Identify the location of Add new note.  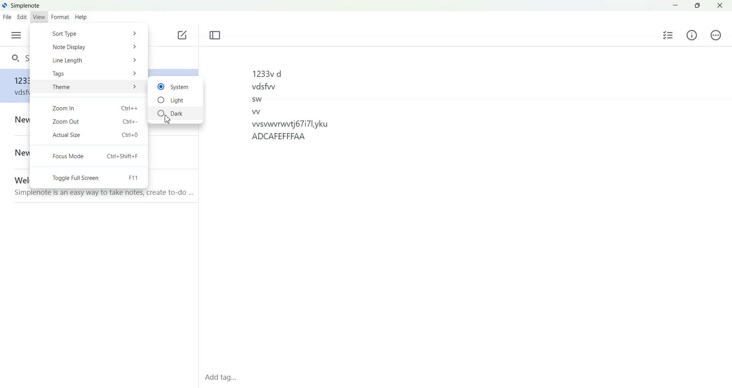
(182, 35).